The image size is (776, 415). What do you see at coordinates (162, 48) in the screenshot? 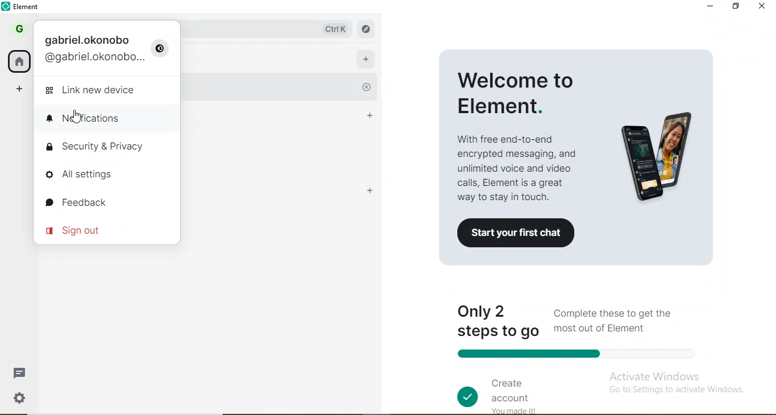
I see `user settings` at bounding box center [162, 48].